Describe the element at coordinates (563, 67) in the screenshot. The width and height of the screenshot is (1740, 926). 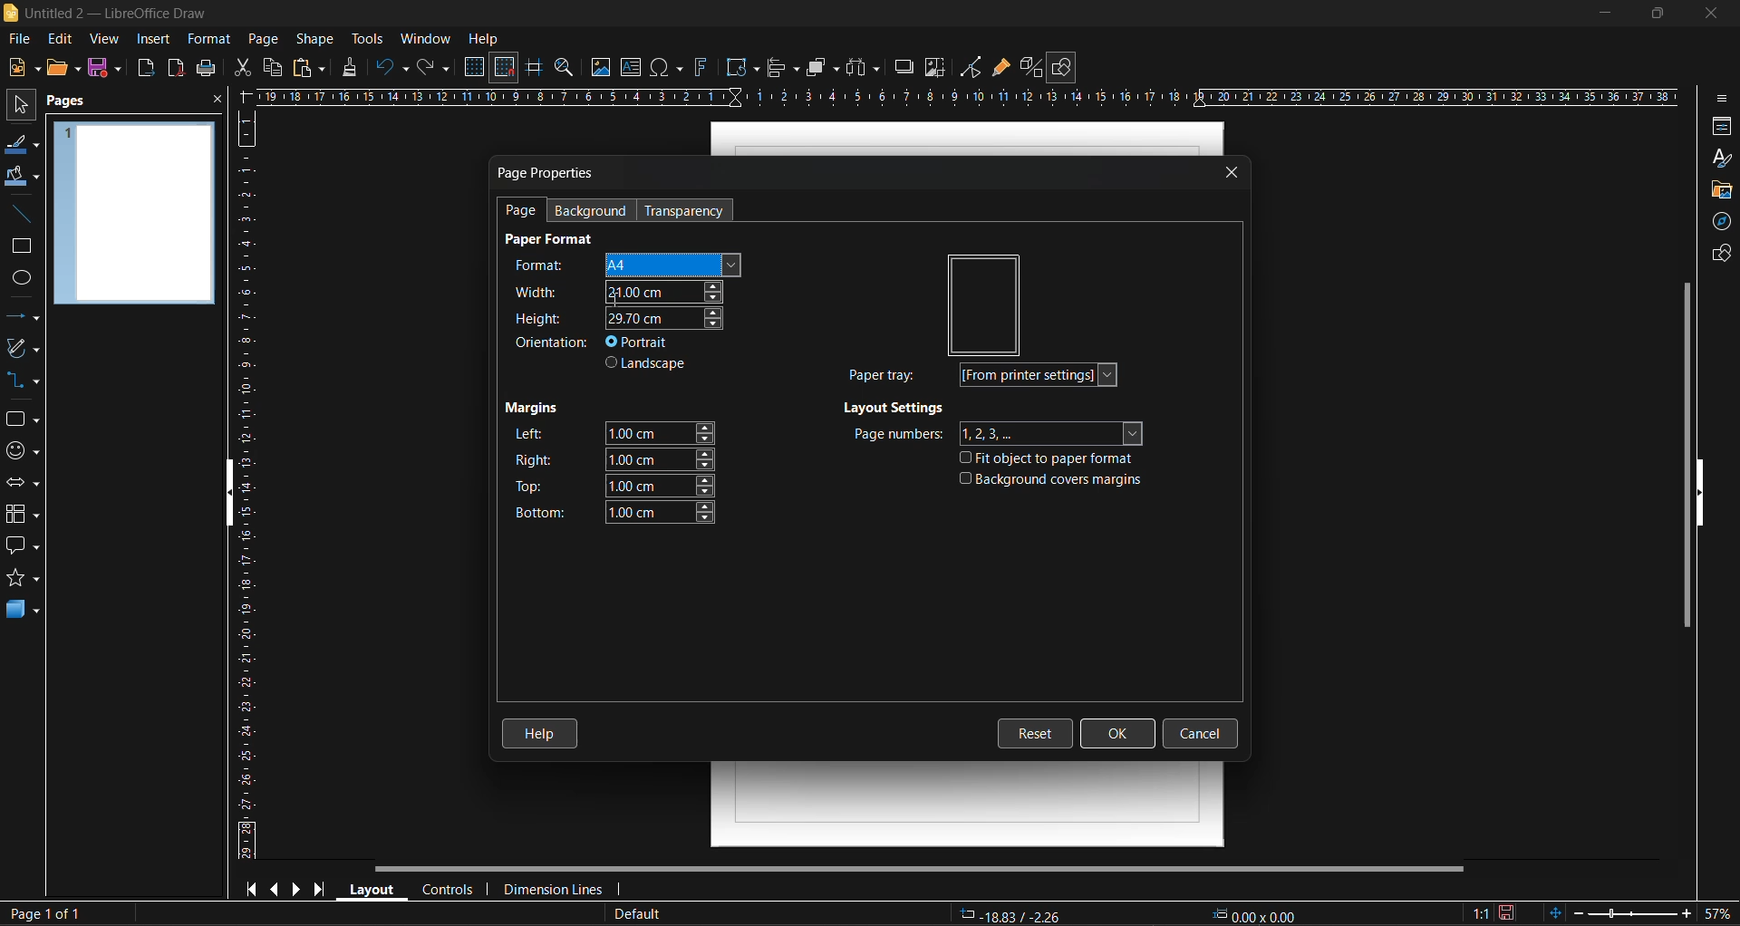
I see `zoom and pan` at that location.